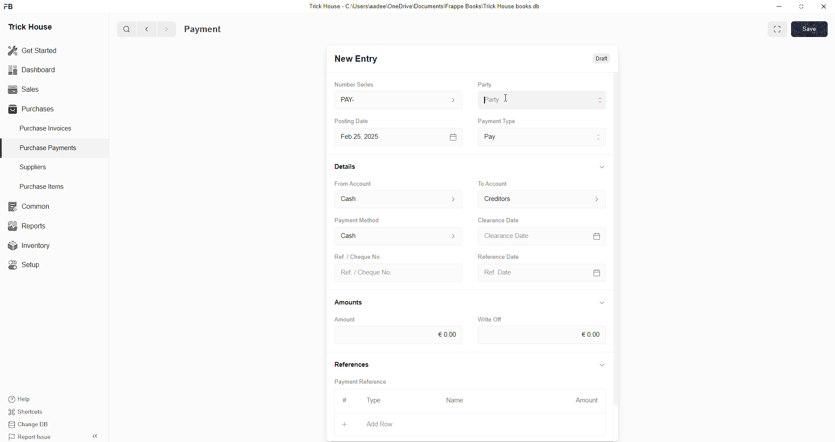  I want to click on Type, so click(377, 401).